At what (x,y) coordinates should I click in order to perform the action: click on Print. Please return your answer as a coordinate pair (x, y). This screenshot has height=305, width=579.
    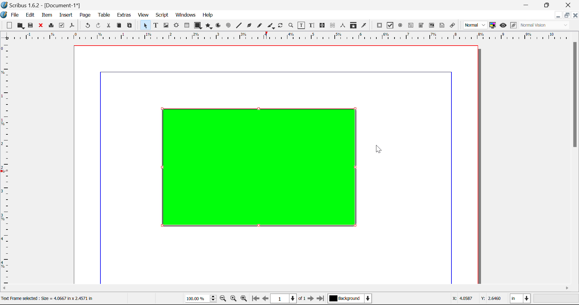
    Looking at the image, I should click on (51, 26).